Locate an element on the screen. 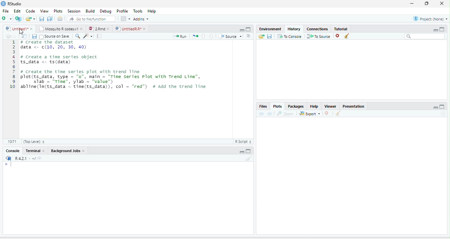  New line is located at coordinates (8, 165).